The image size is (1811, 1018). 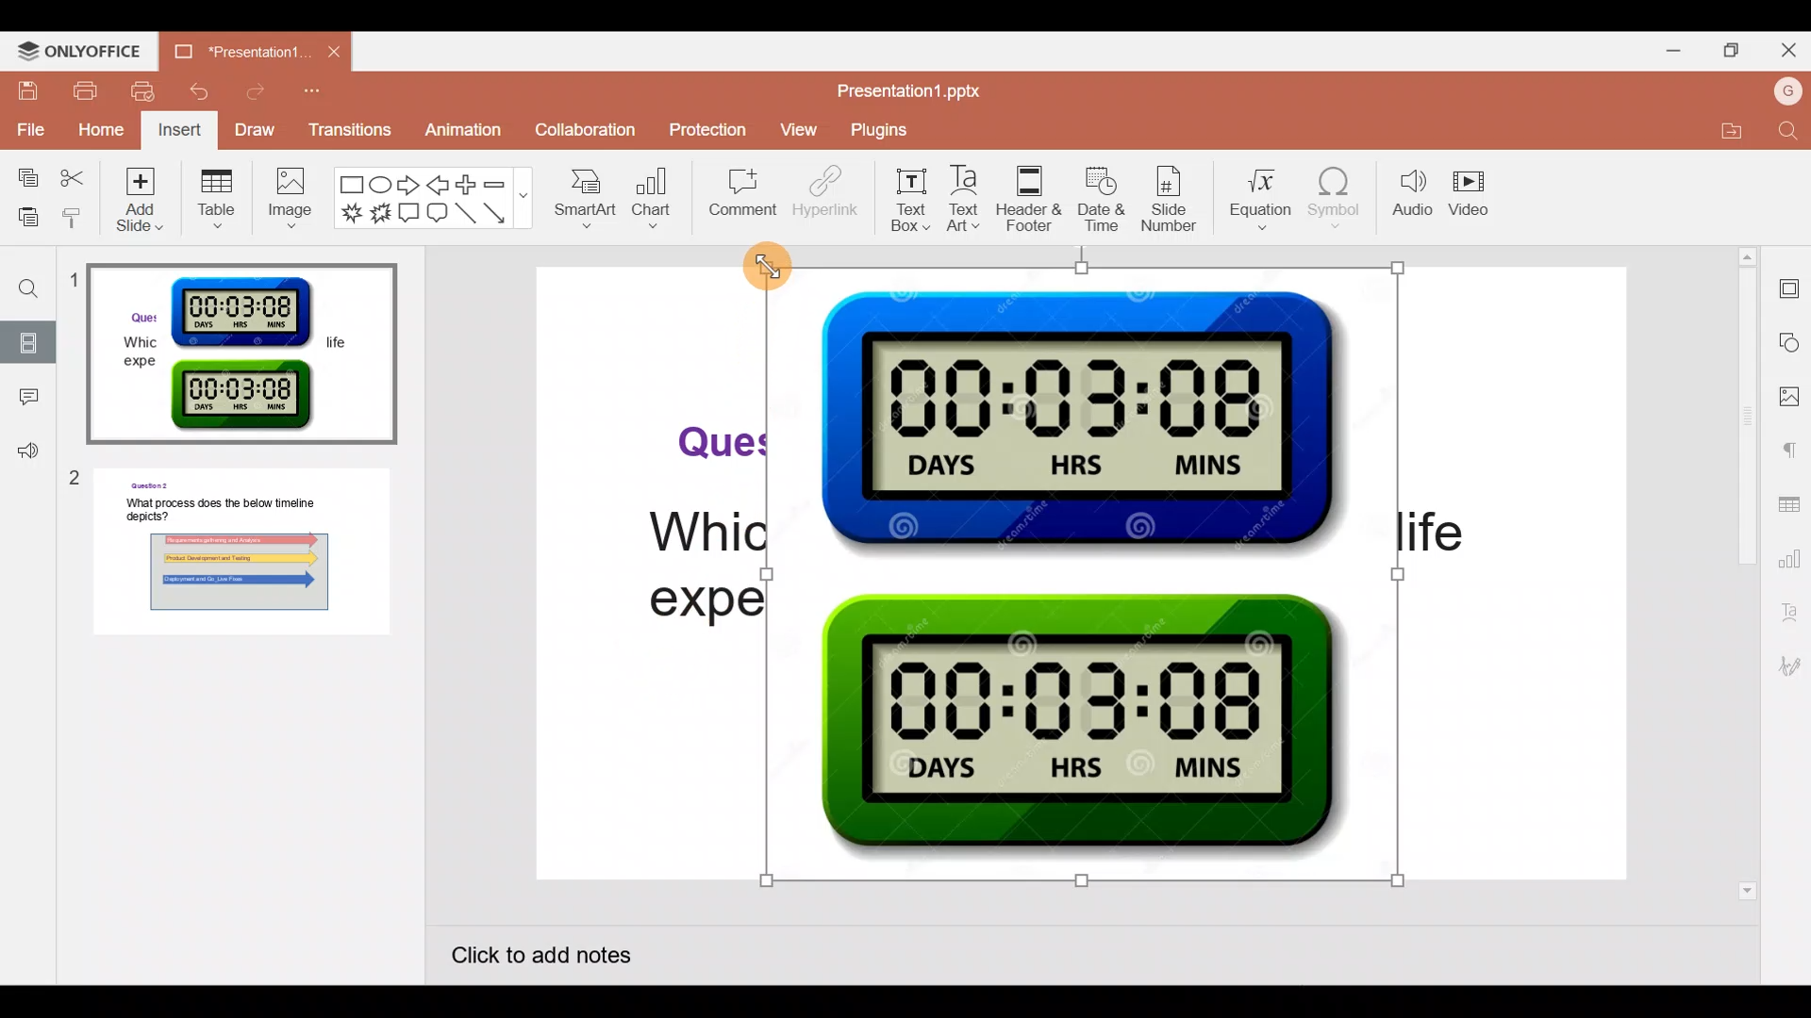 What do you see at coordinates (333, 55) in the screenshot?
I see `Close document` at bounding box center [333, 55].